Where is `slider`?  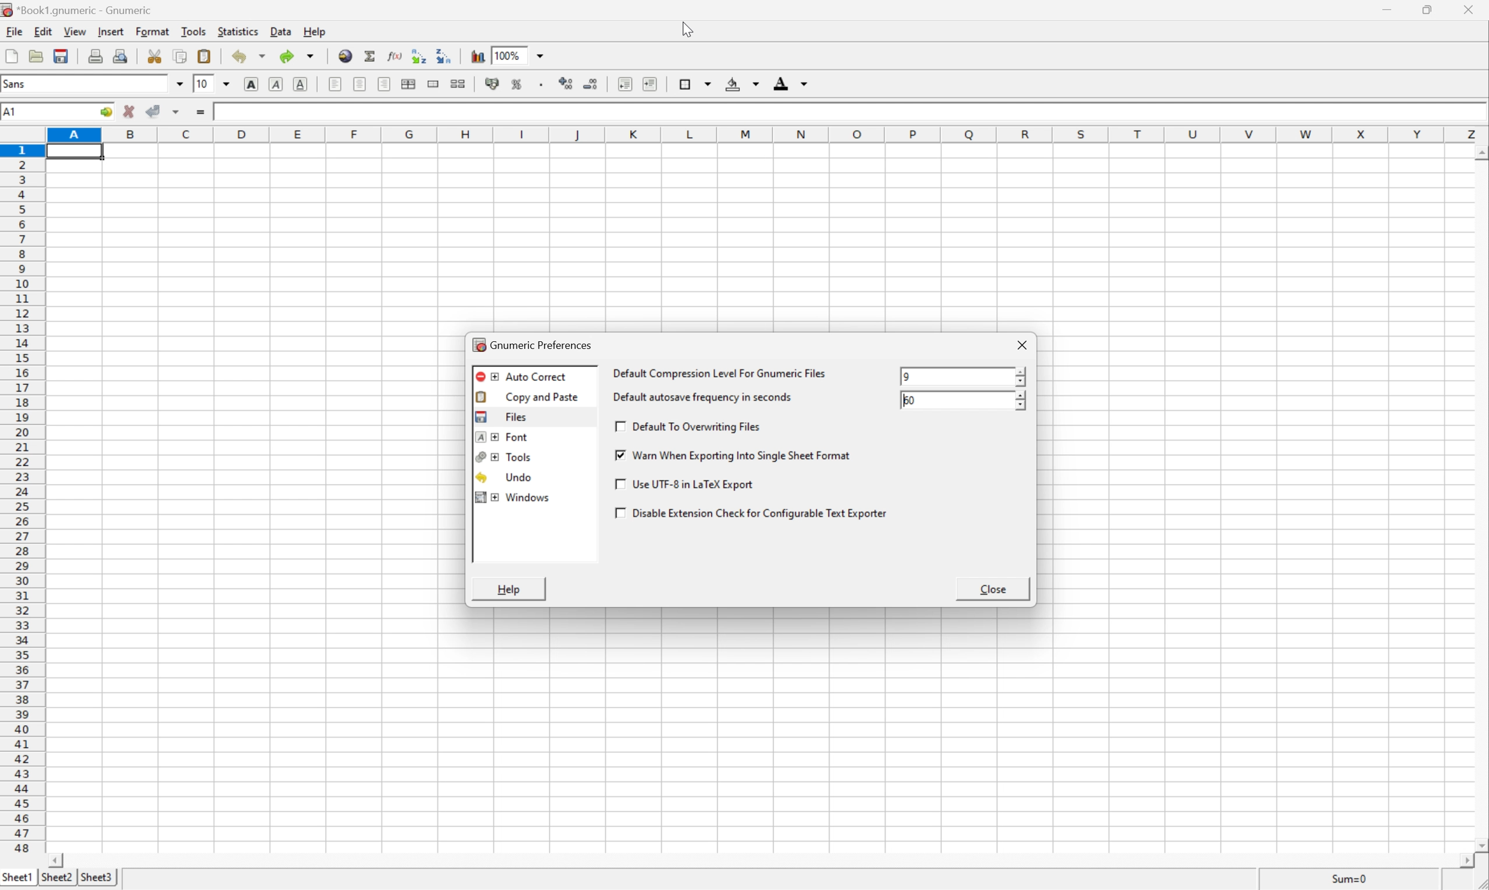
slider is located at coordinates (1025, 399).